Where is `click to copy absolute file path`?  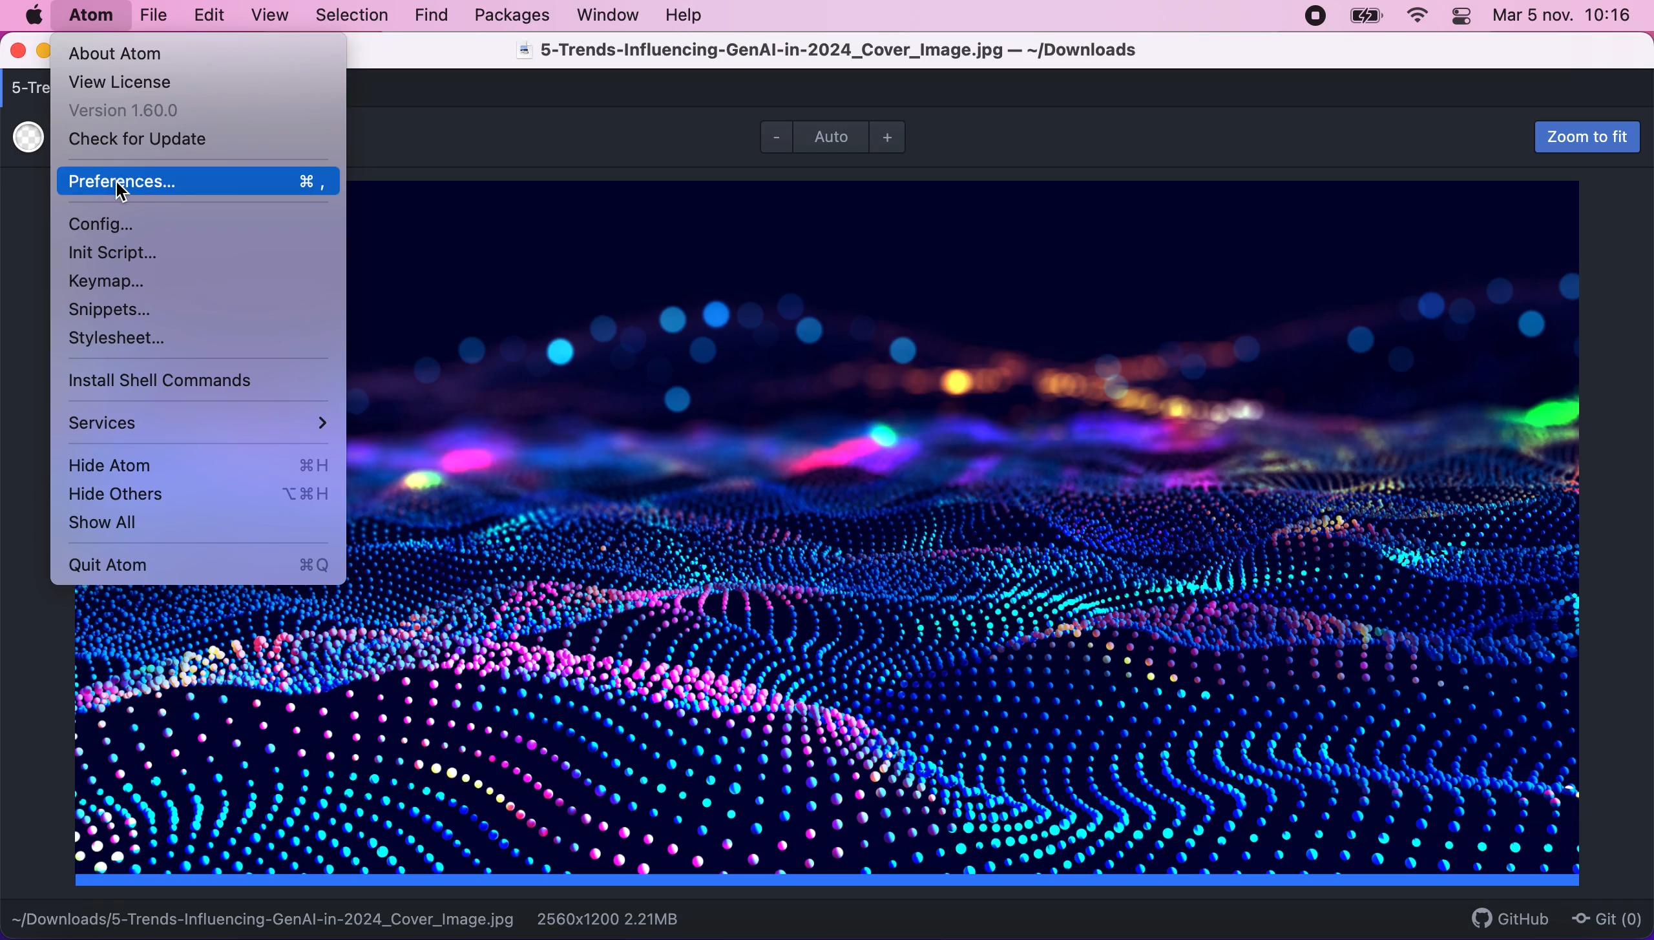
click to copy absolute file path is located at coordinates (264, 914).